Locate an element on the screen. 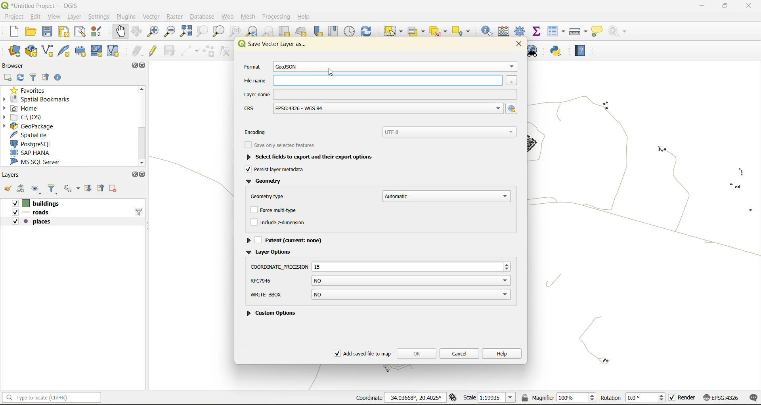  new spatialite is located at coordinates (65, 50).